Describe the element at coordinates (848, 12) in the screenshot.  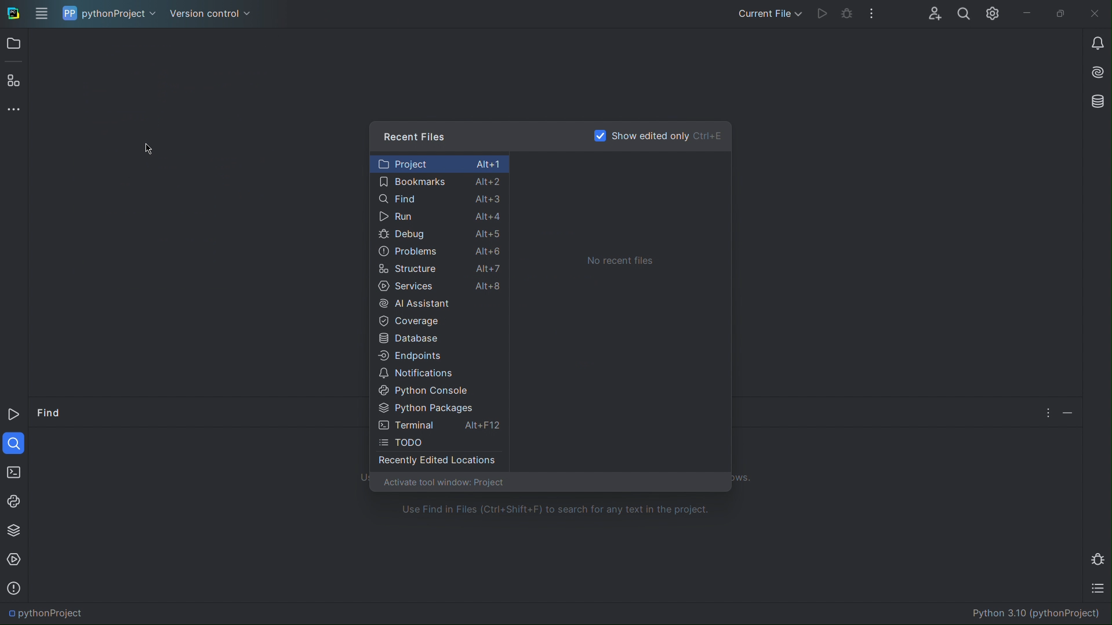
I see `Debug` at that location.